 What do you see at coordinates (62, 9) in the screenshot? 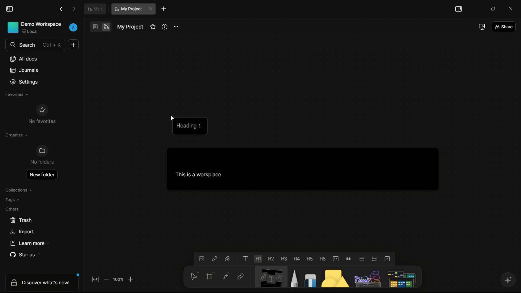
I see `back` at bounding box center [62, 9].